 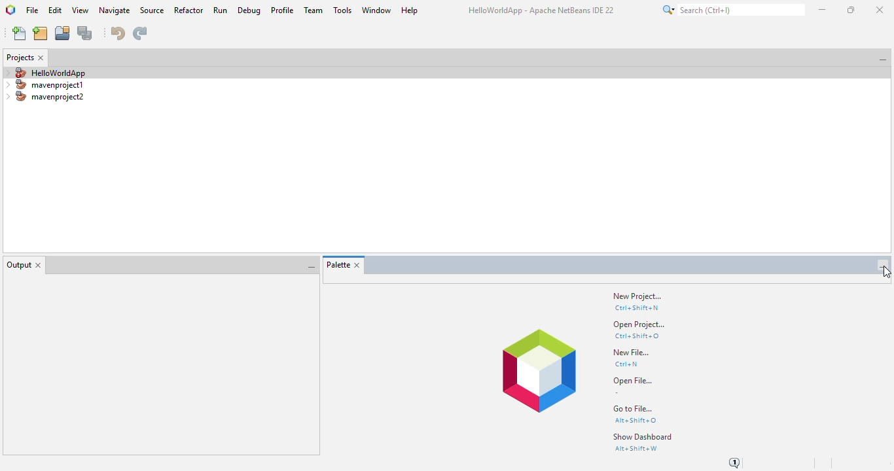 What do you see at coordinates (850, 10) in the screenshot?
I see `maximize` at bounding box center [850, 10].